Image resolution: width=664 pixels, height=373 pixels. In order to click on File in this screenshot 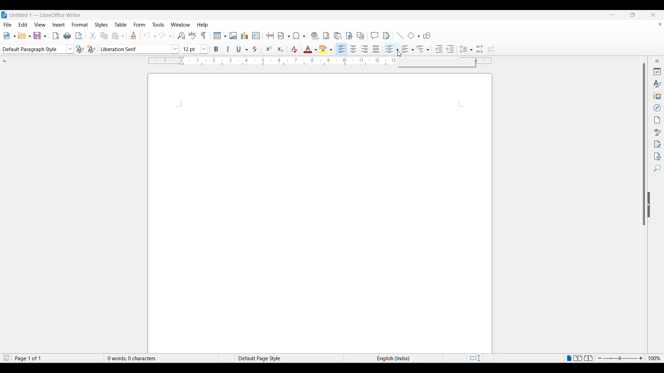, I will do `click(8, 24)`.